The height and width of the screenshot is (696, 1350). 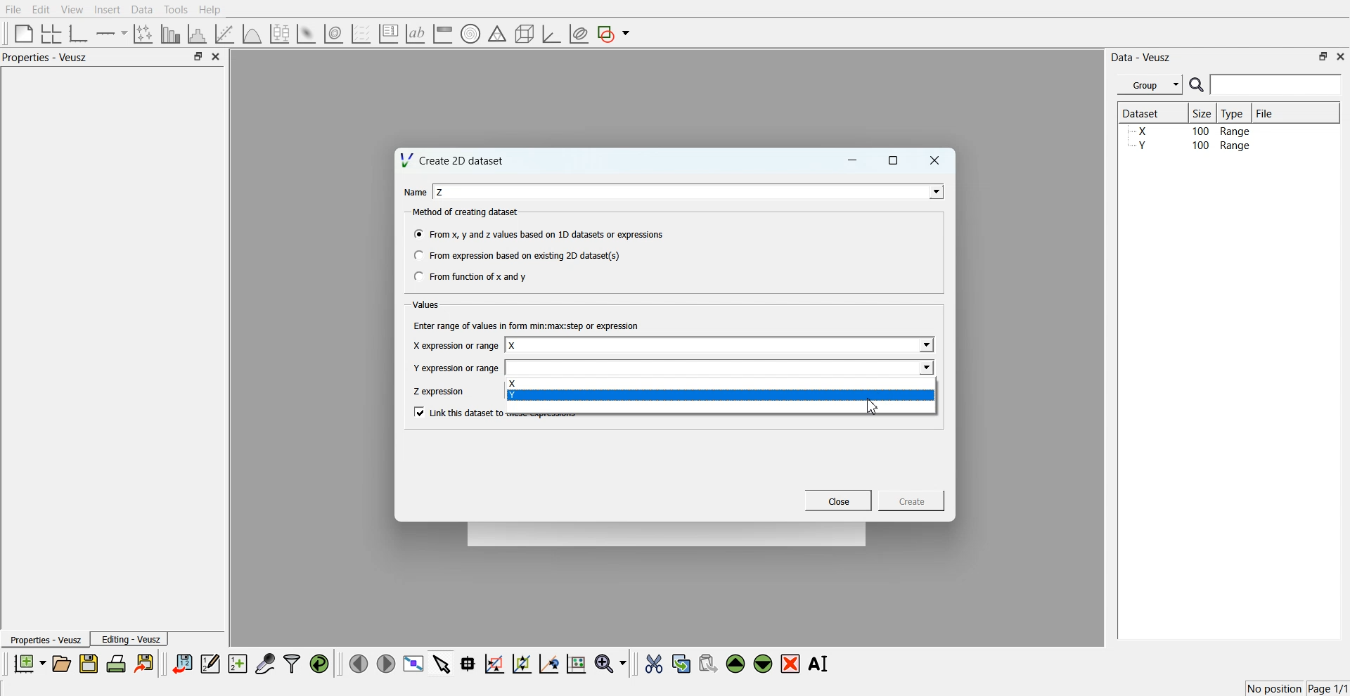 What do you see at coordinates (44, 639) in the screenshot?
I see `Properties - Veusz` at bounding box center [44, 639].